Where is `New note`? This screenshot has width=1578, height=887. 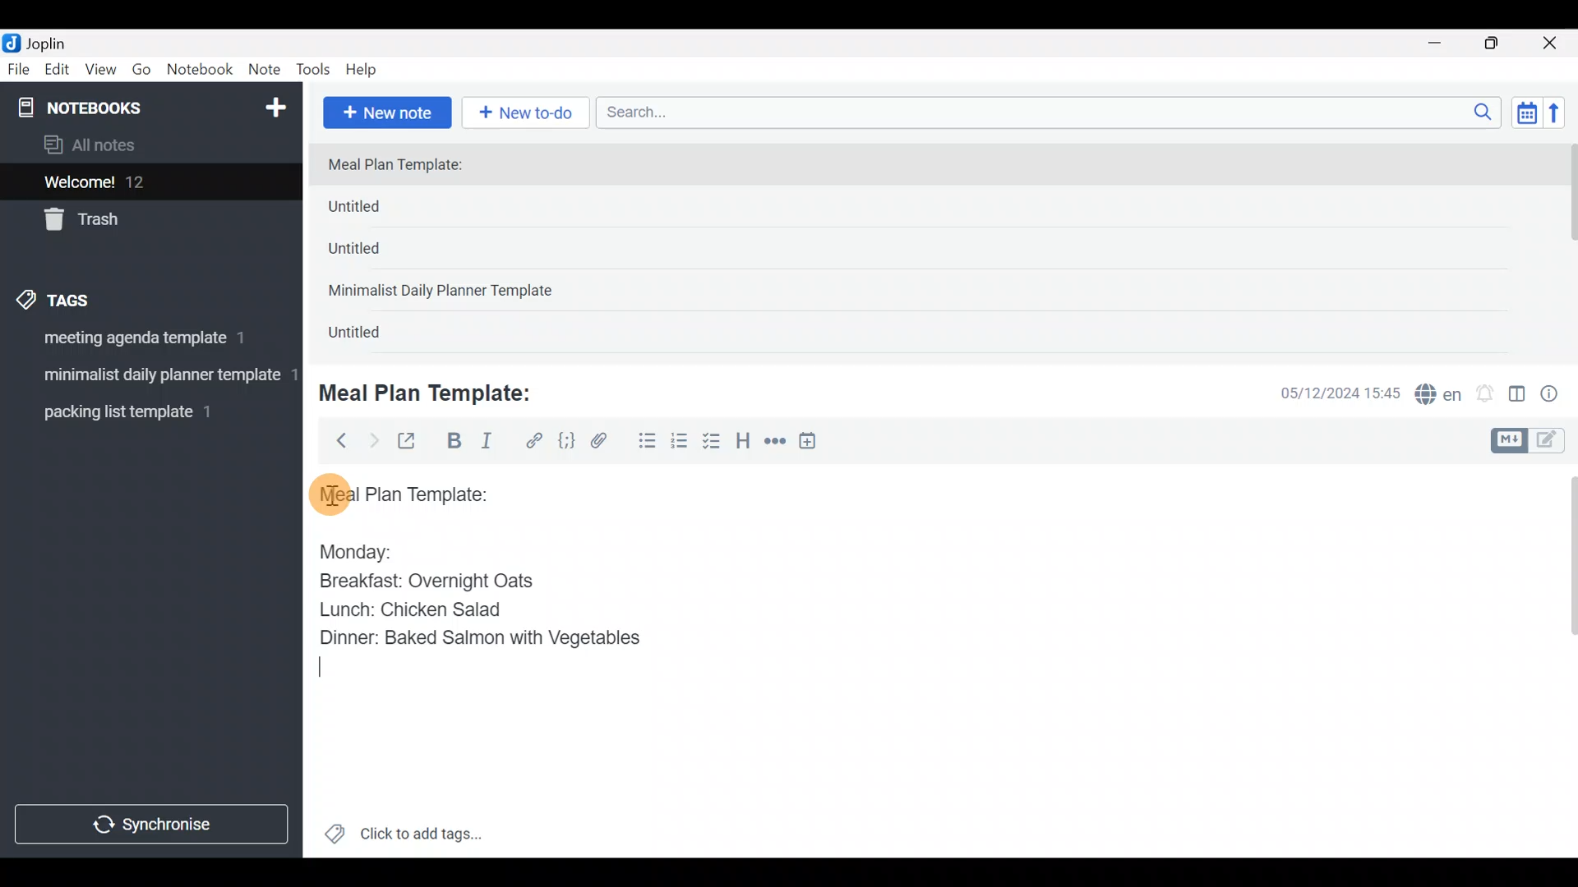
New note is located at coordinates (385, 111).